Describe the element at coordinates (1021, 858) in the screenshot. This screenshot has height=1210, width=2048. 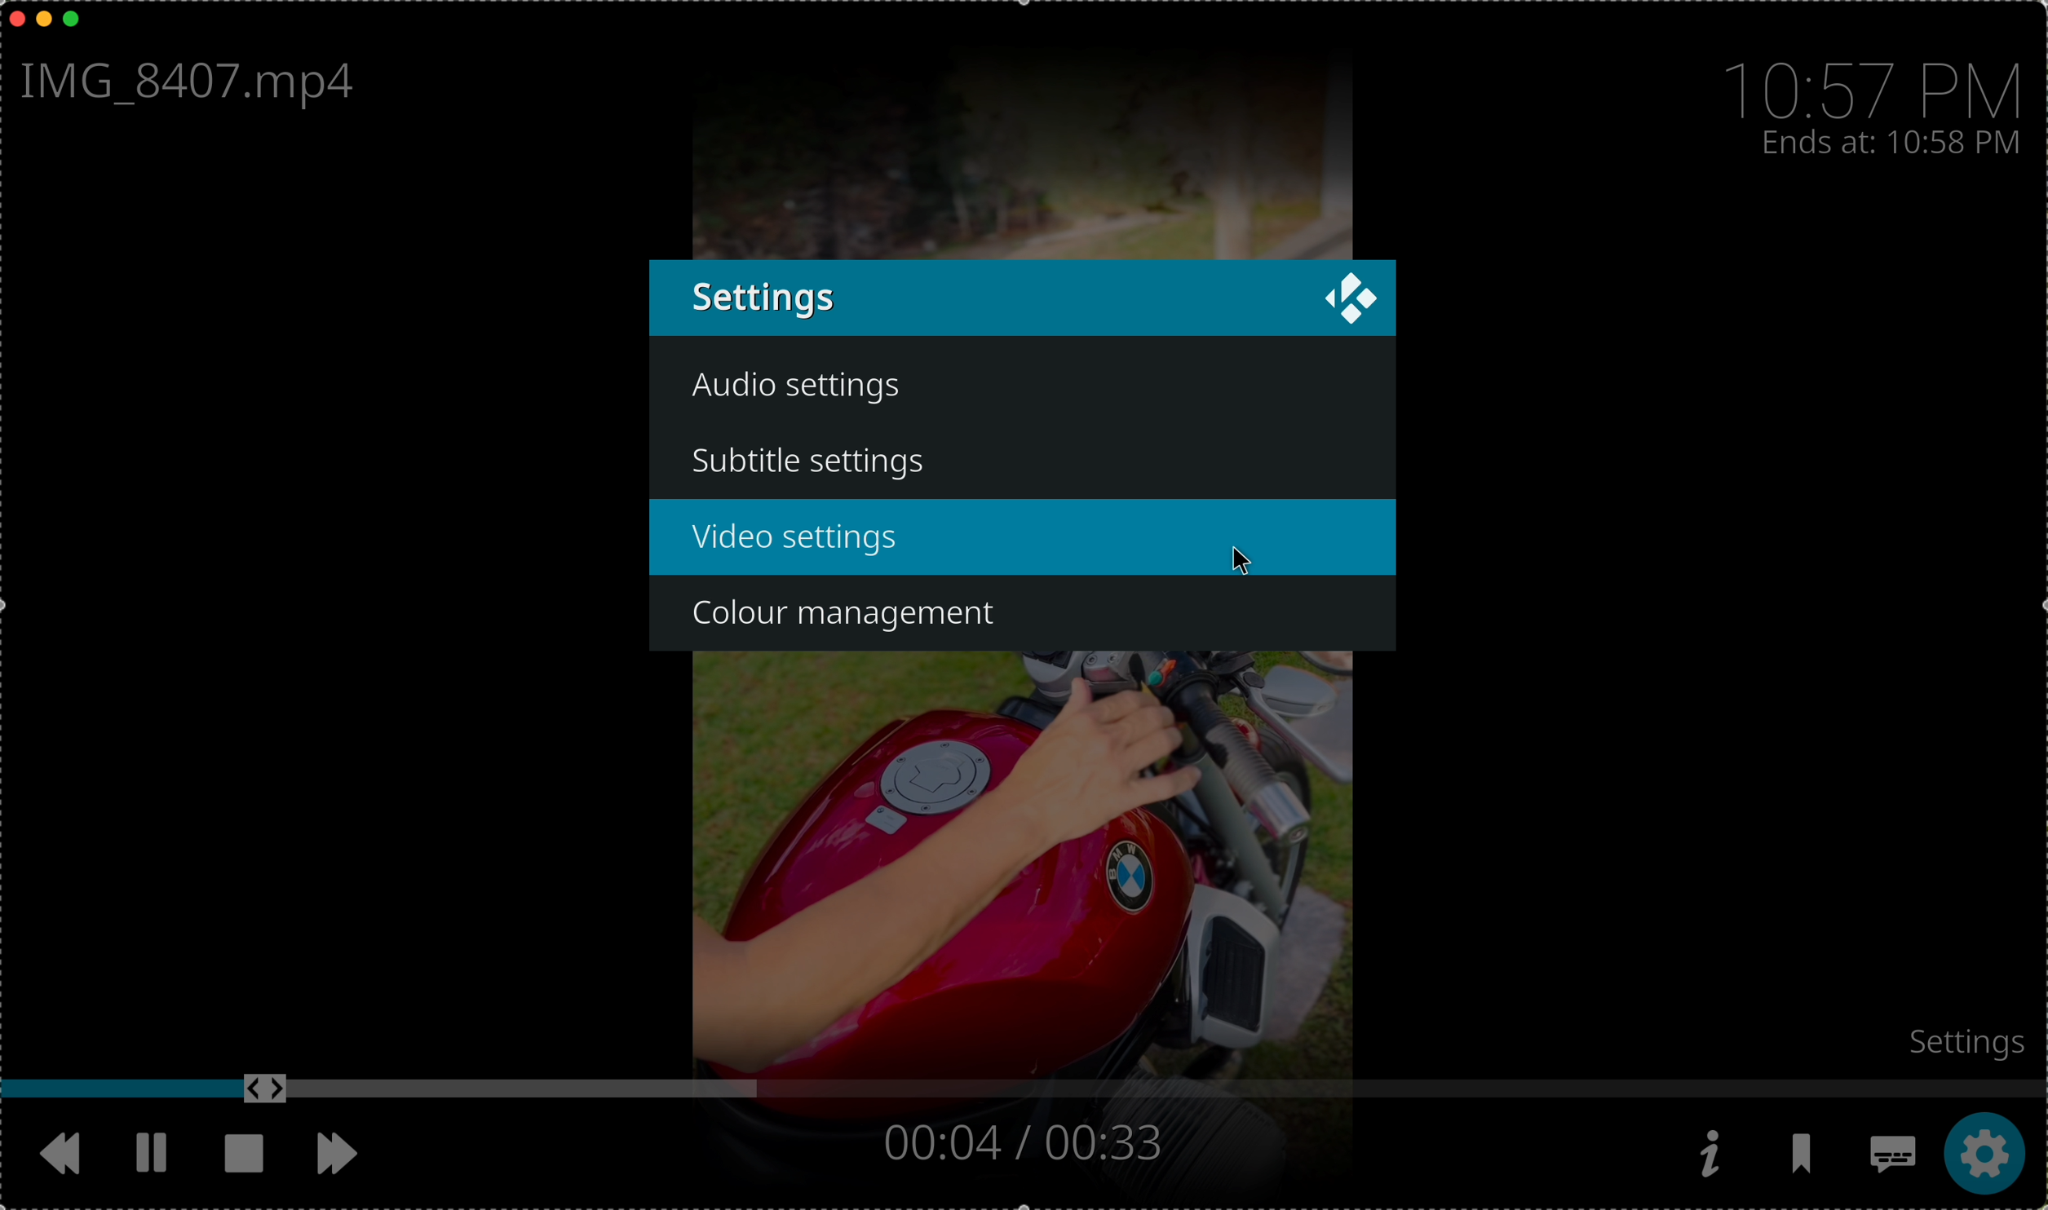
I see `video` at that location.